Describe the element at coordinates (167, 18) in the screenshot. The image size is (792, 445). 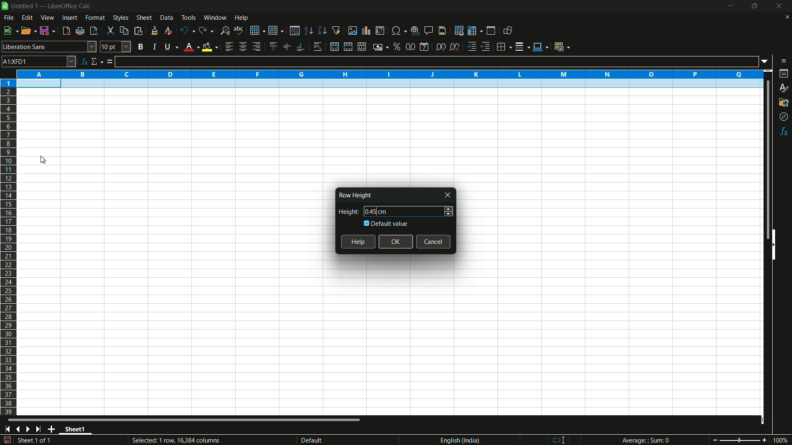
I see `data menu` at that location.